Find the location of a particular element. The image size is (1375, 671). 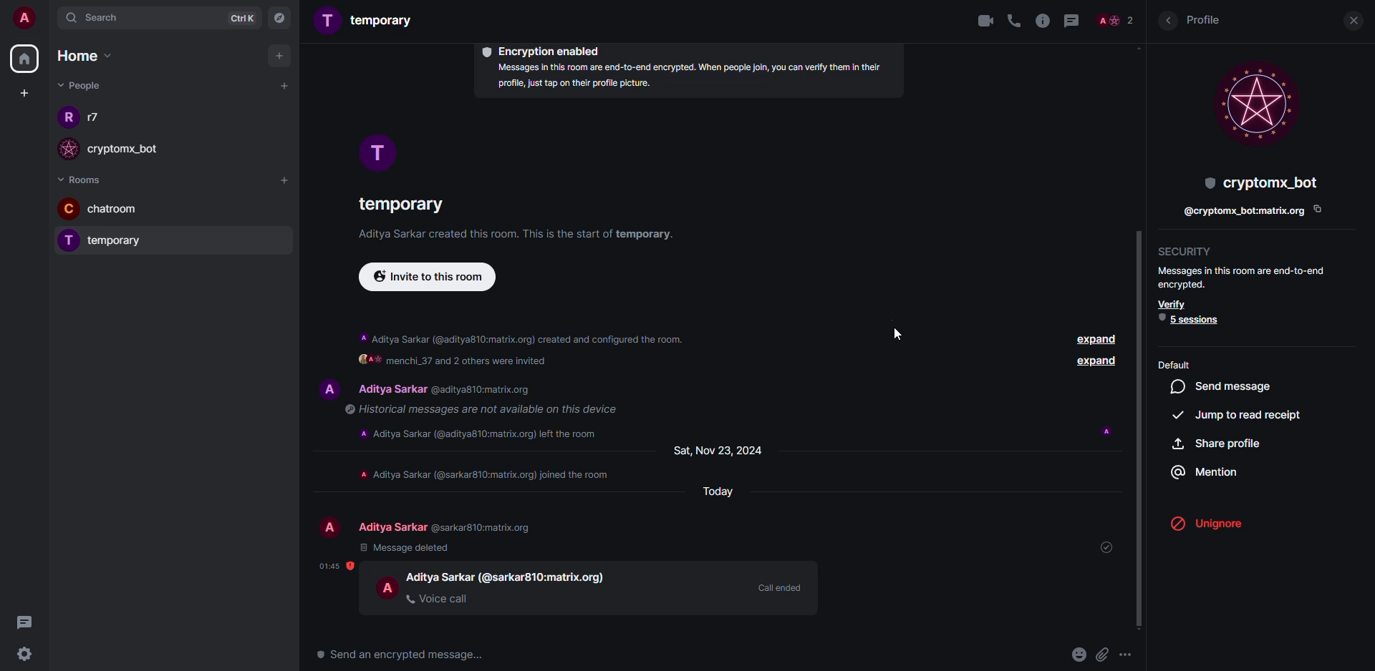

5 session is located at coordinates (1192, 319).